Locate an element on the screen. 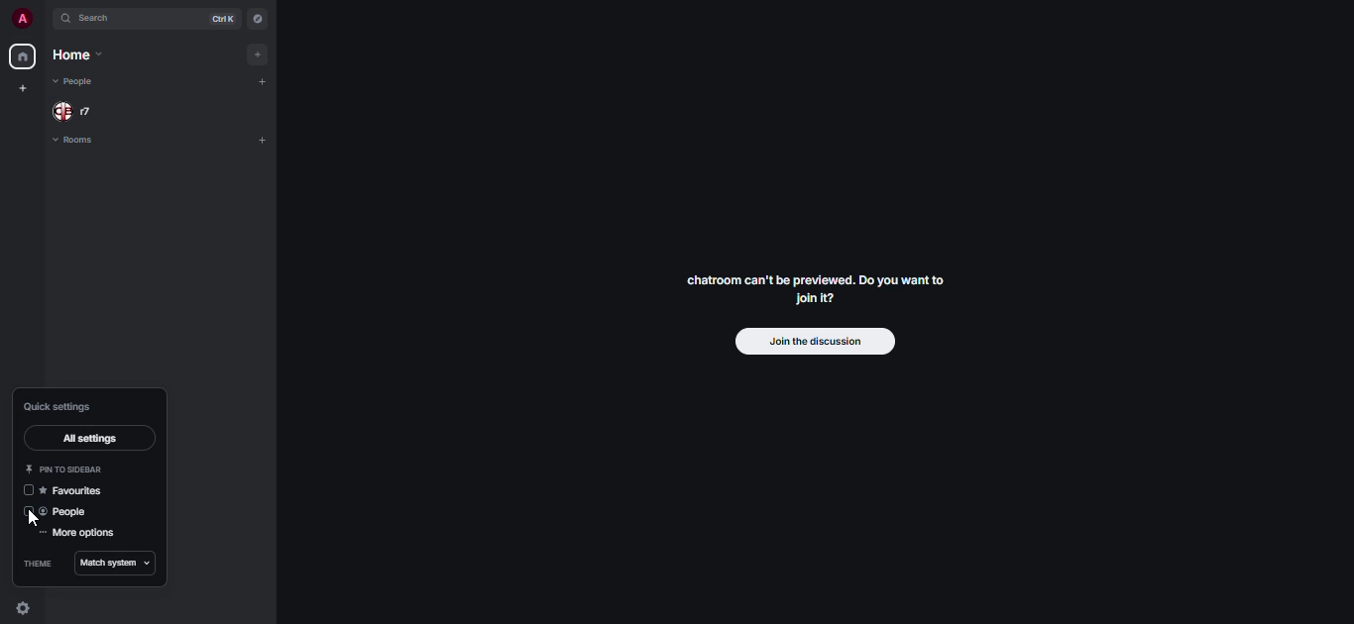  people is located at coordinates (73, 80).